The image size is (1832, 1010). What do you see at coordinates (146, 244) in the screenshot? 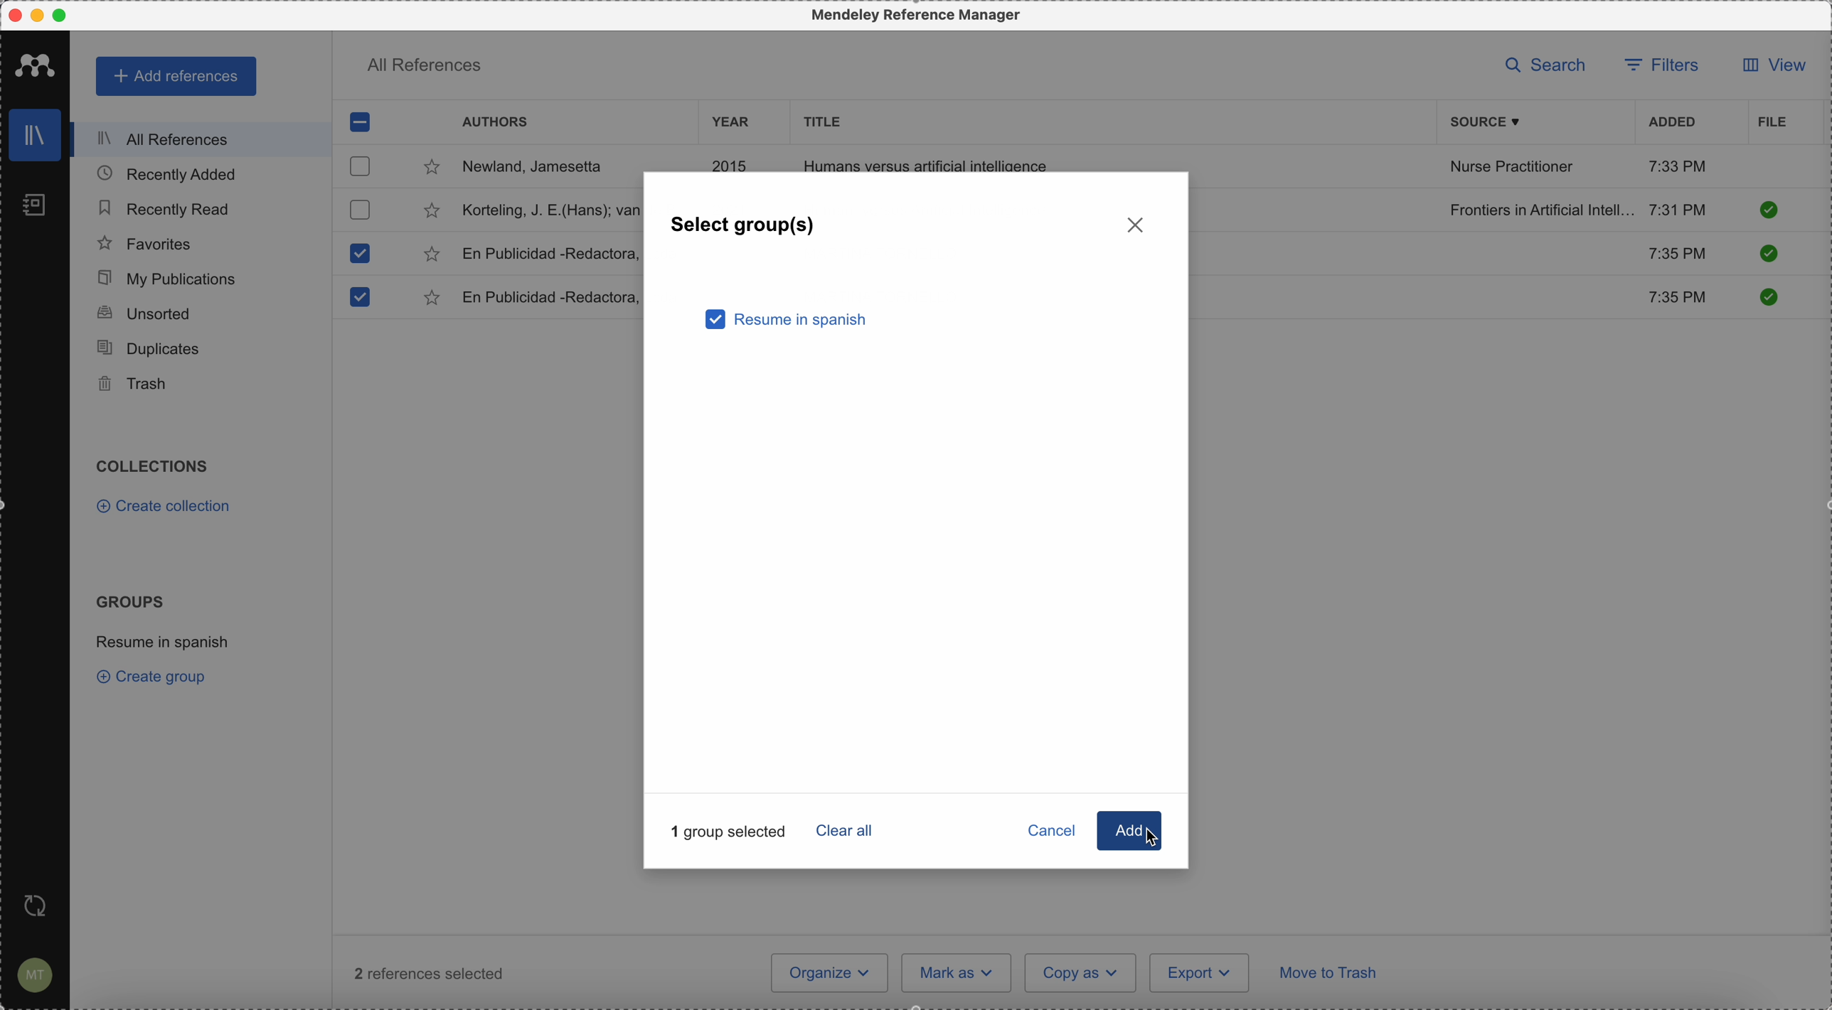
I see `favorites` at bounding box center [146, 244].